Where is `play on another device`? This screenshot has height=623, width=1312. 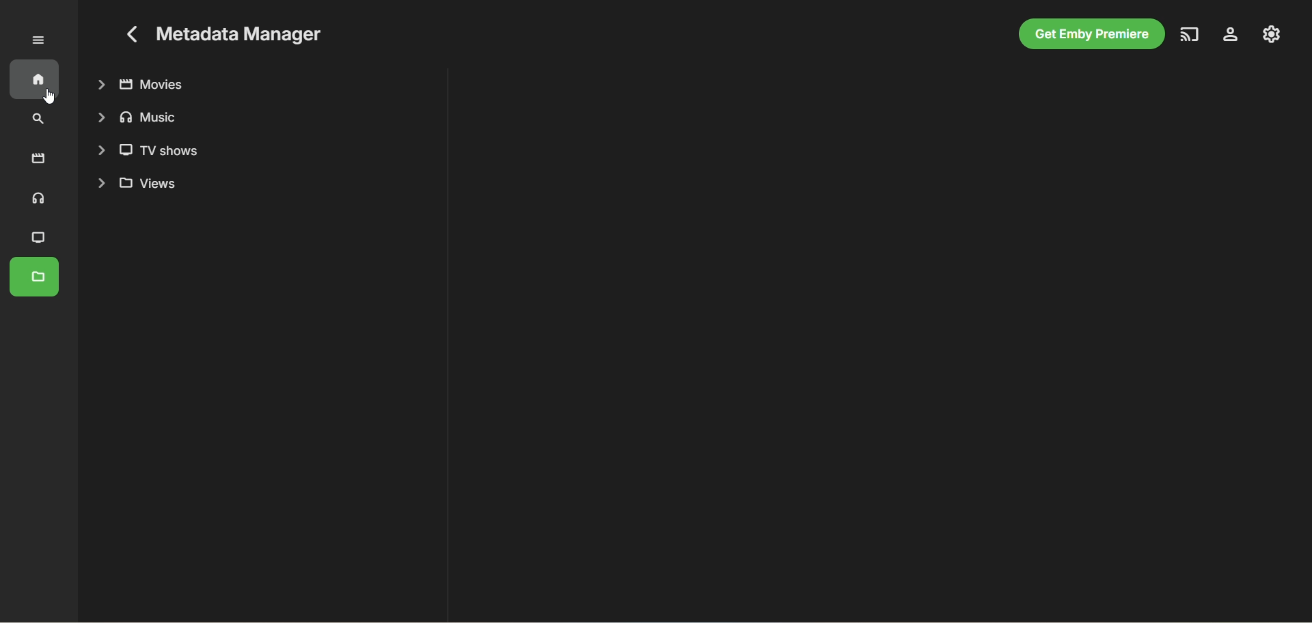
play on another device is located at coordinates (1190, 35).